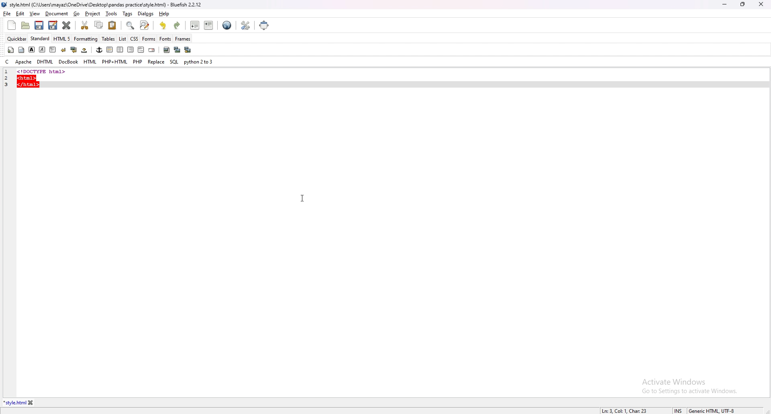 This screenshot has width=771, height=414. What do you see at coordinates (245, 25) in the screenshot?
I see `edit preference` at bounding box center [245, 25].